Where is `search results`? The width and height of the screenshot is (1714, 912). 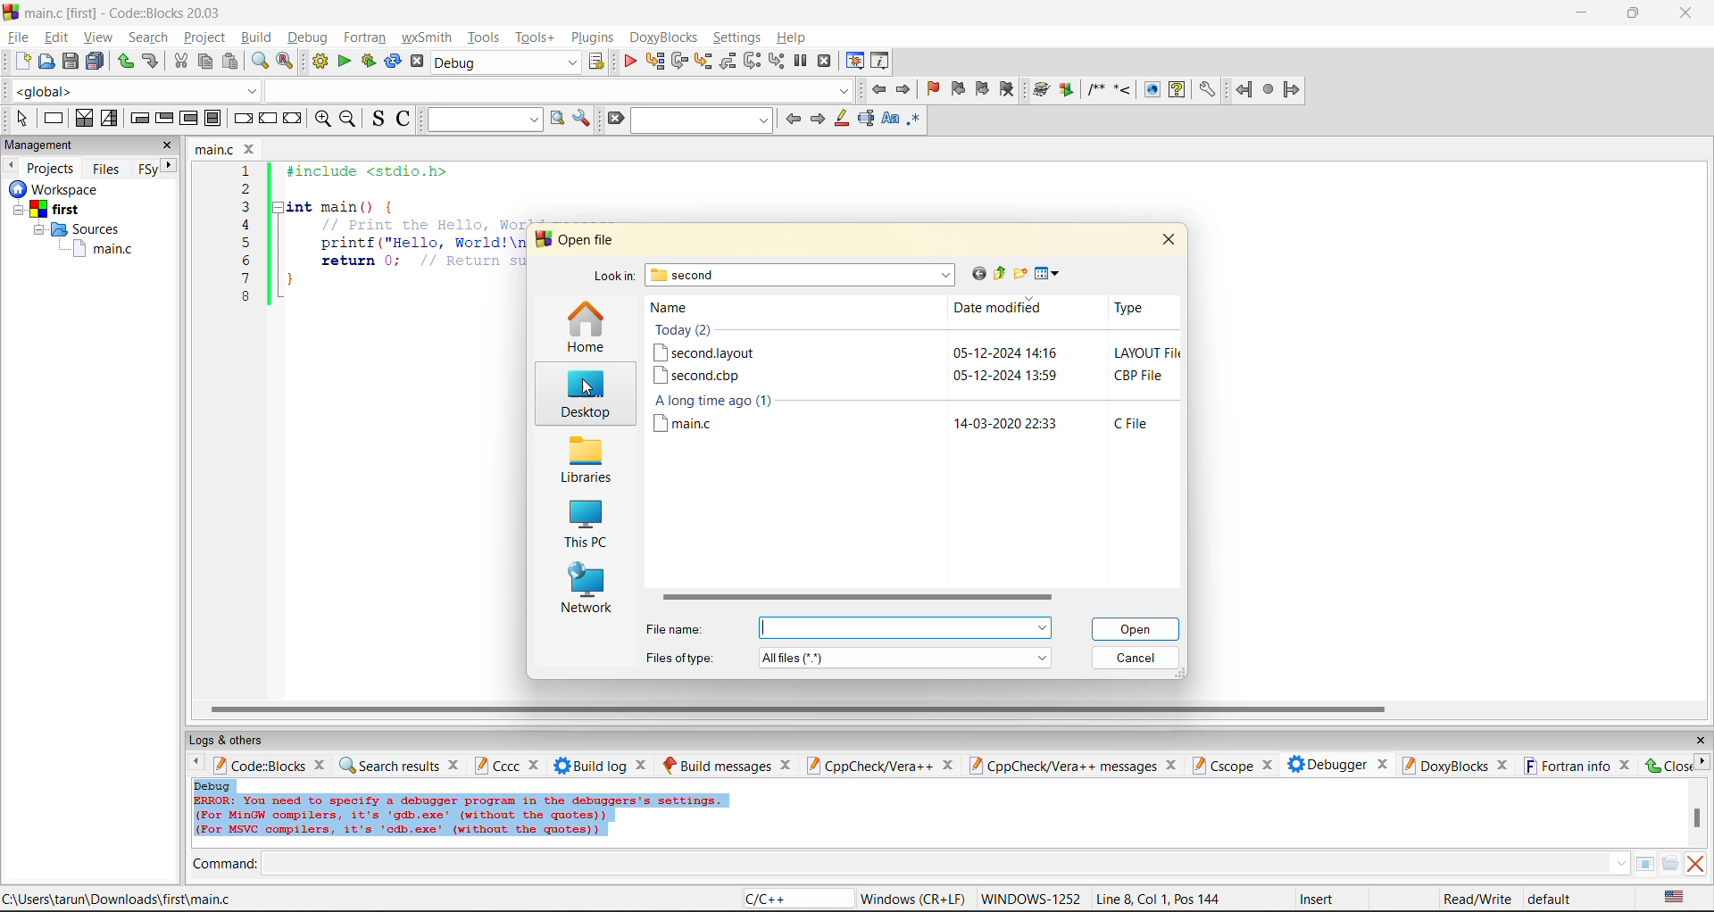 search results is located at coordinates (388, 765).